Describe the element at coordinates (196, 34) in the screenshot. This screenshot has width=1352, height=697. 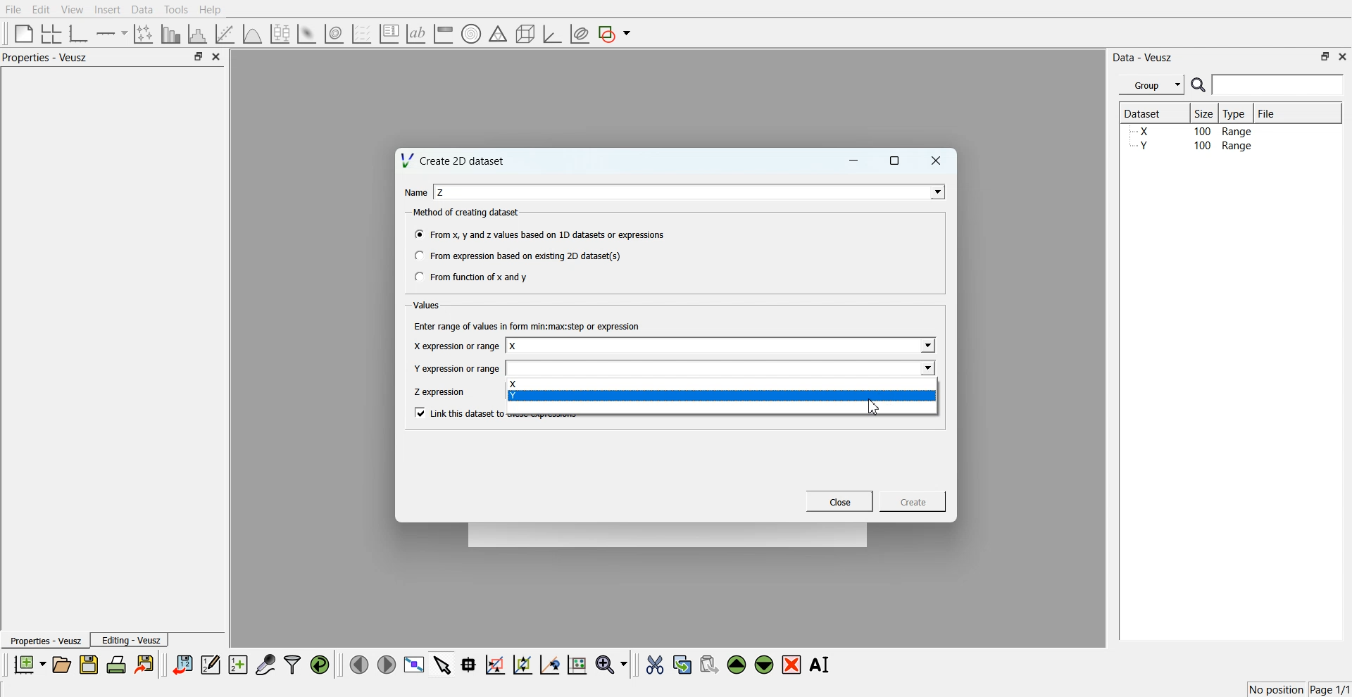
I see `Histogram of dataset` at that location.